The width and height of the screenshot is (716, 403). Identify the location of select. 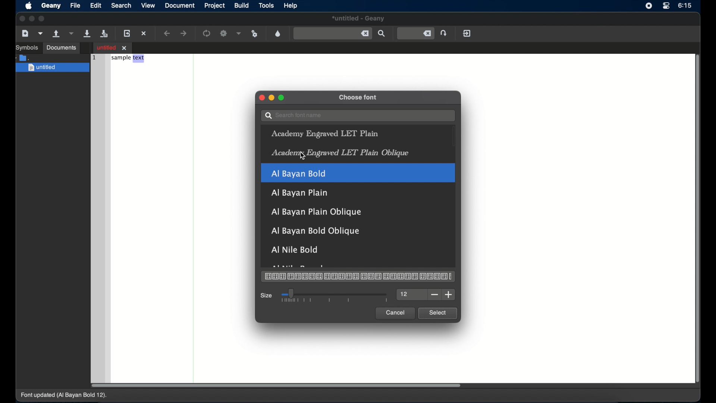
(437, 313).